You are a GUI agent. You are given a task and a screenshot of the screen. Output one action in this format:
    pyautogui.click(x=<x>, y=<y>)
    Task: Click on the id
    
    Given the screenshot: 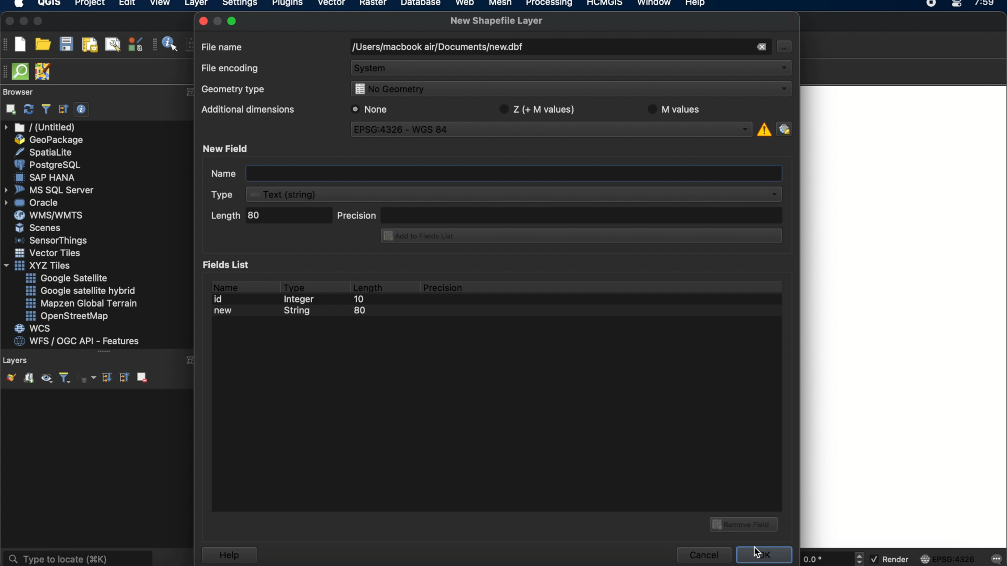 What is the action you would take?
    pyautogui.click(x=221, y=299)
    